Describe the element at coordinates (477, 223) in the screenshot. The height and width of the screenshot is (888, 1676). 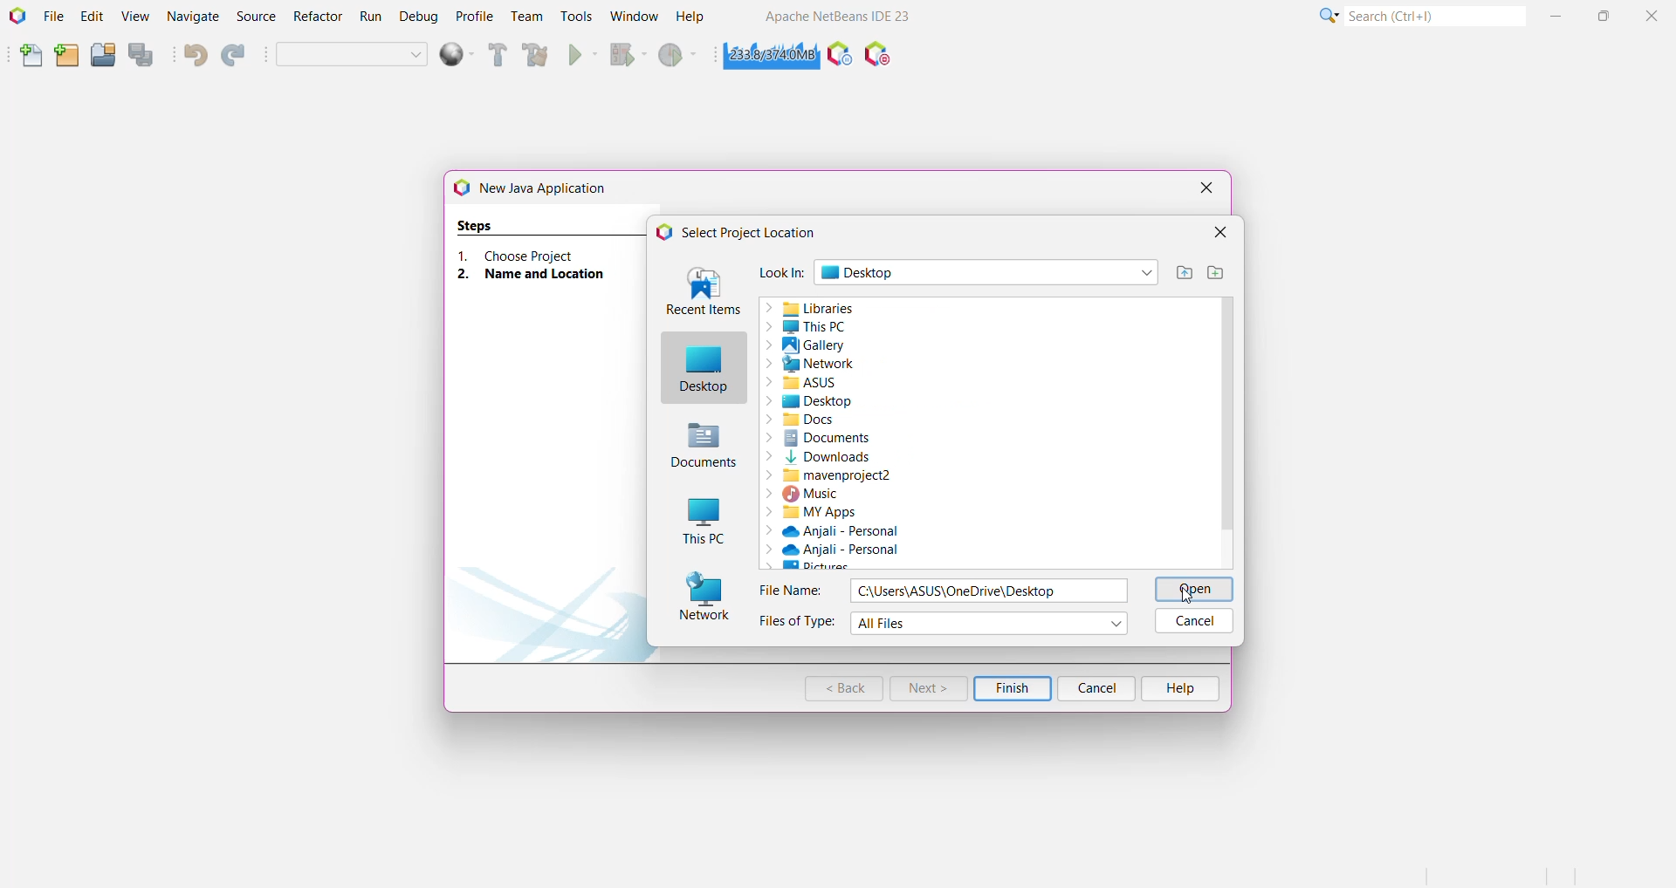
I see `Steps` at that location.